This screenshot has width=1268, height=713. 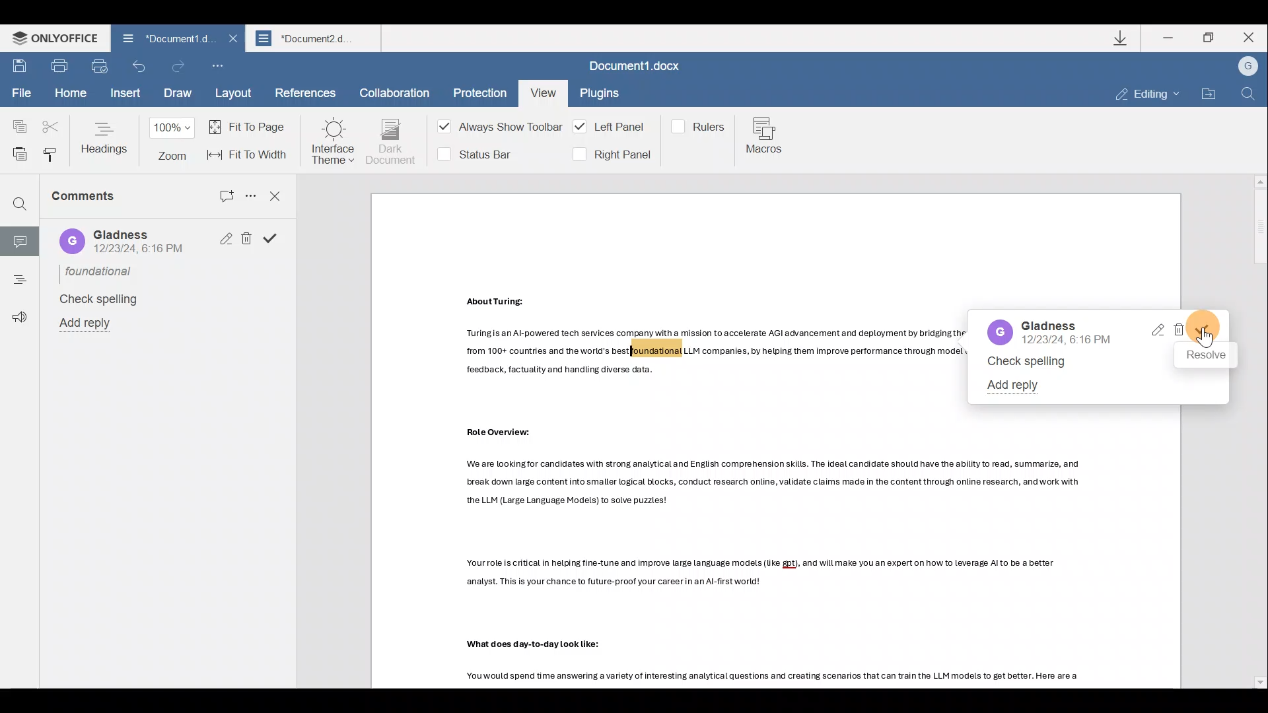 What do you see at coordinates (1248, 94) in the screenshot?
I see `Find` at bounding box center [1248, 94].